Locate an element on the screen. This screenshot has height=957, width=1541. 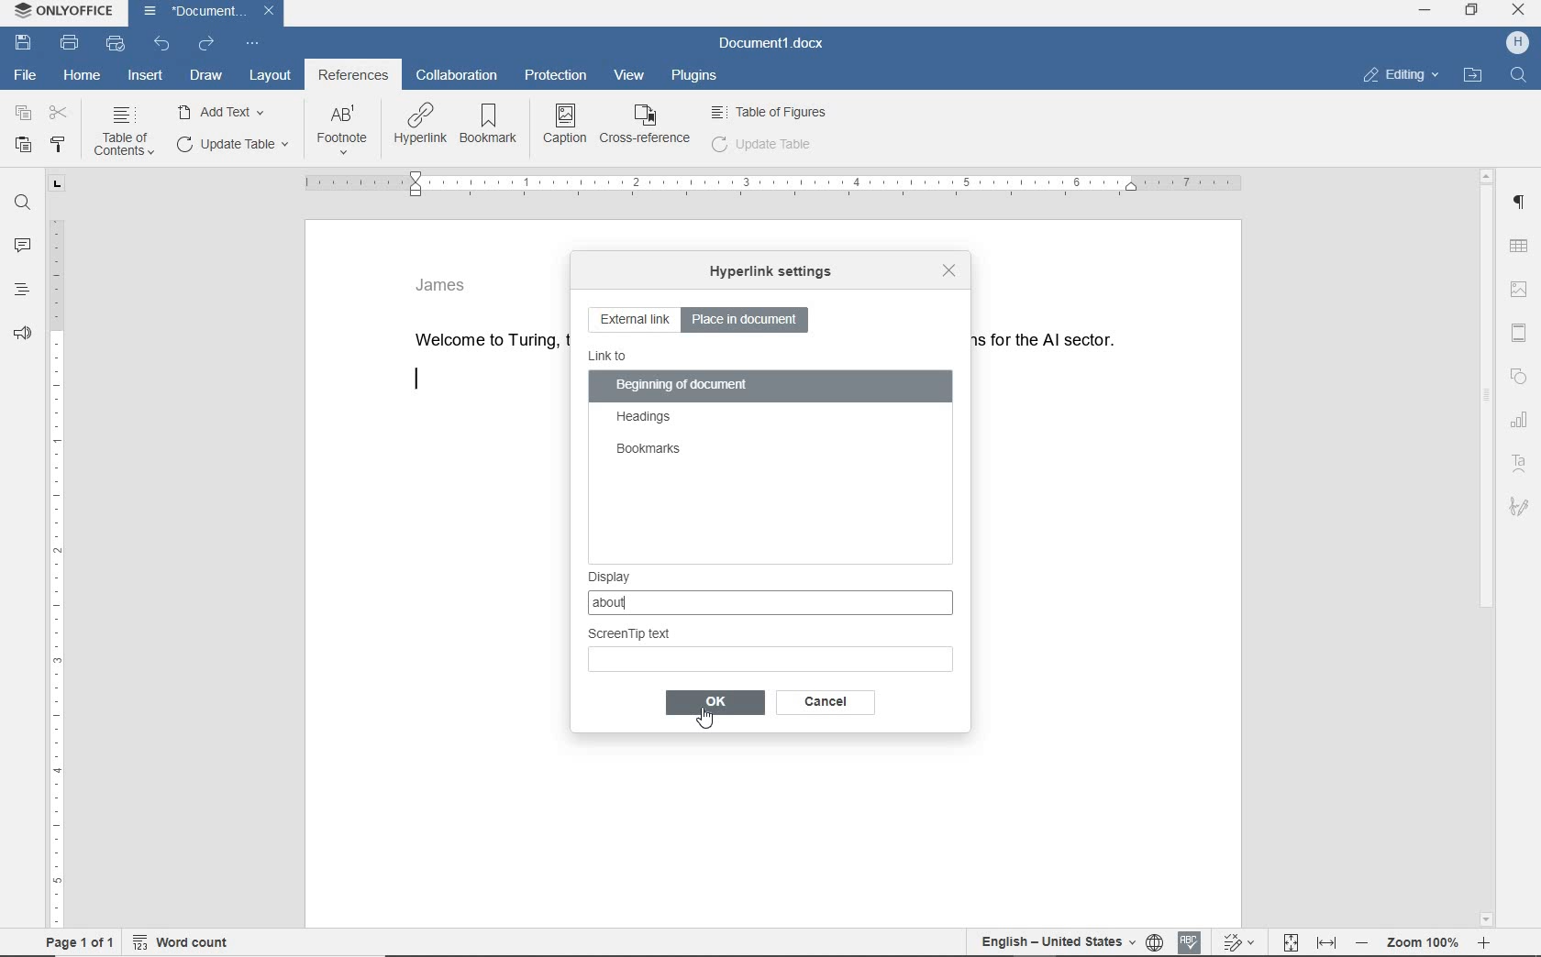
Paragraph is located at coordinates (1524, 203).